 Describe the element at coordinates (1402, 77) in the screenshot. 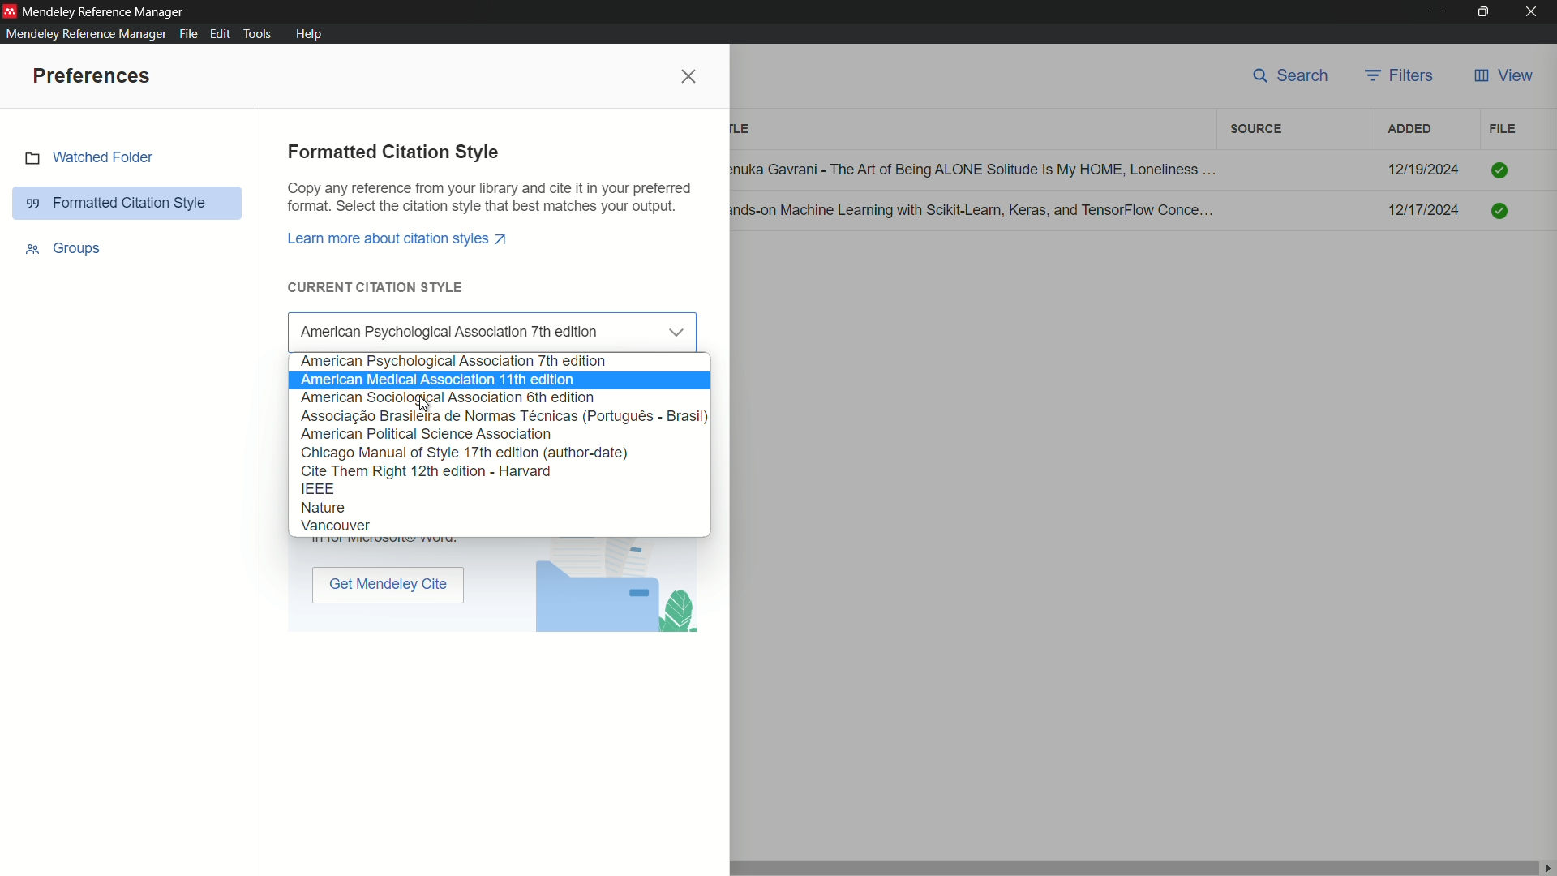

I see `filters` at that location.